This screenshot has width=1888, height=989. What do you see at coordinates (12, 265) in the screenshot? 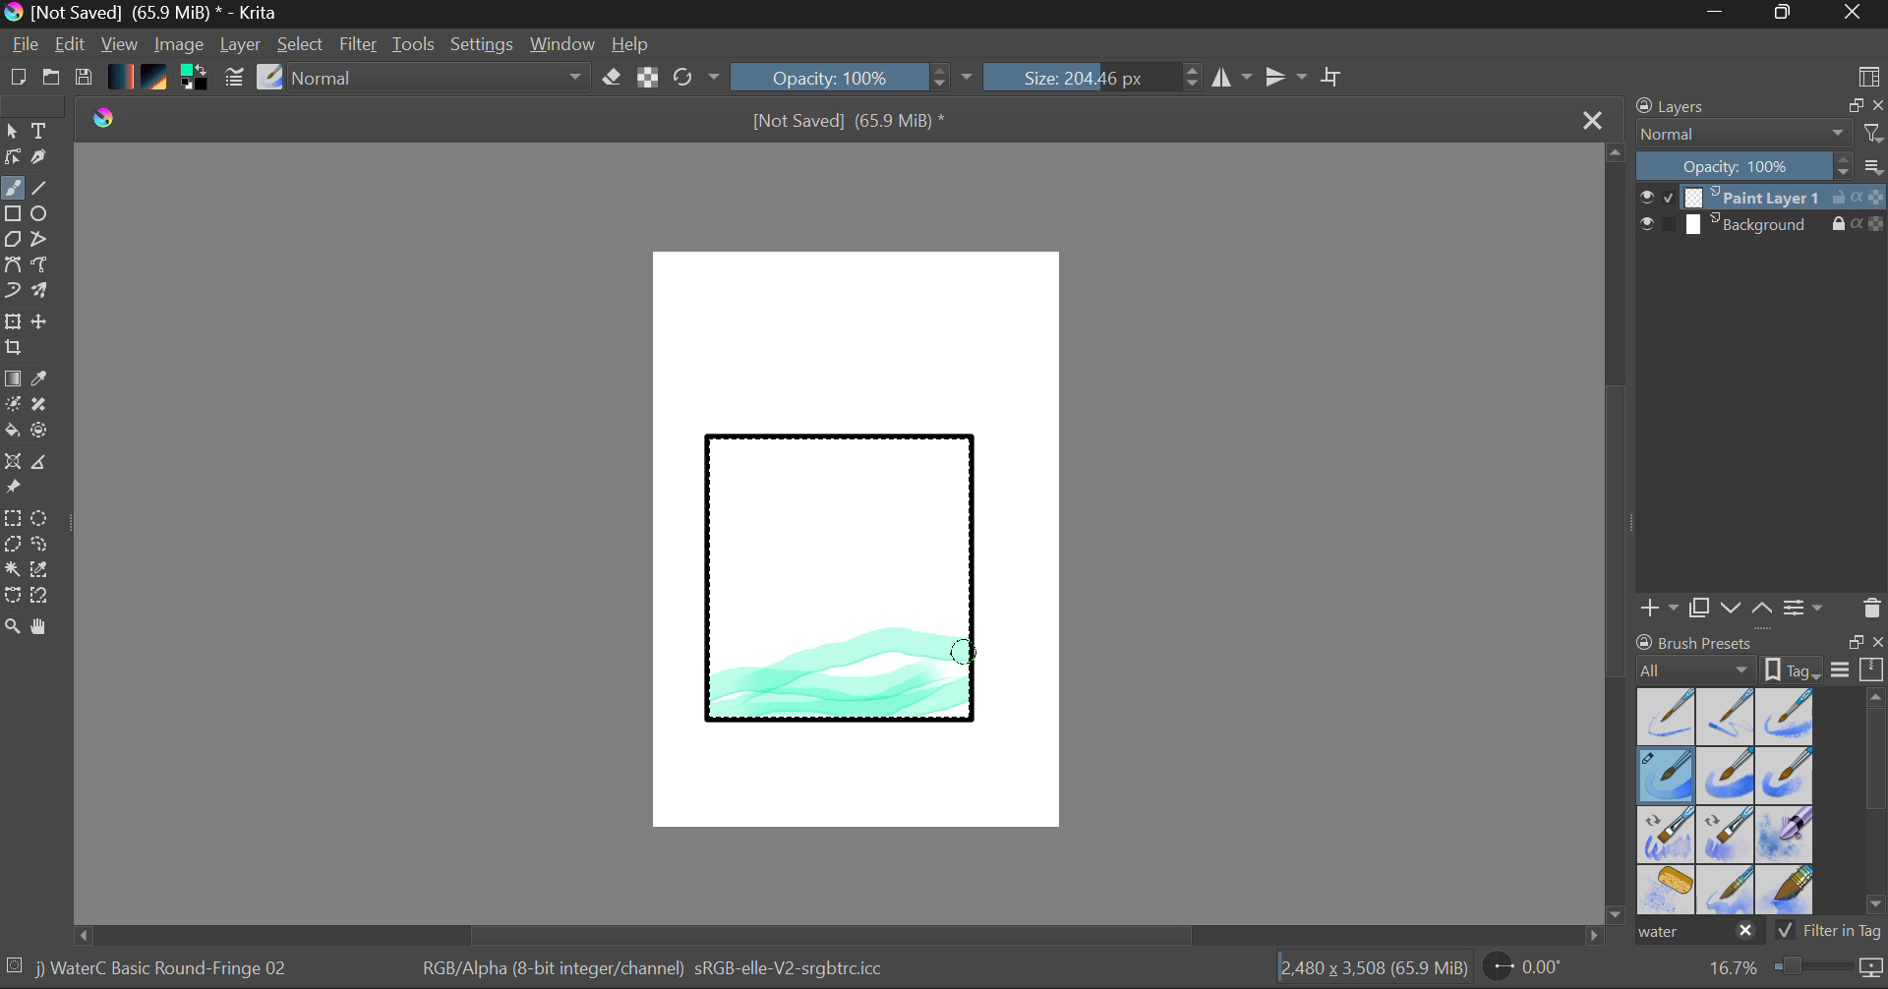
I see `Bezier Curve` at bounding box center [12, 265].